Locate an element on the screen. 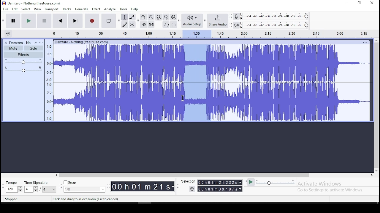  solo is located at coordinates (34, 48).